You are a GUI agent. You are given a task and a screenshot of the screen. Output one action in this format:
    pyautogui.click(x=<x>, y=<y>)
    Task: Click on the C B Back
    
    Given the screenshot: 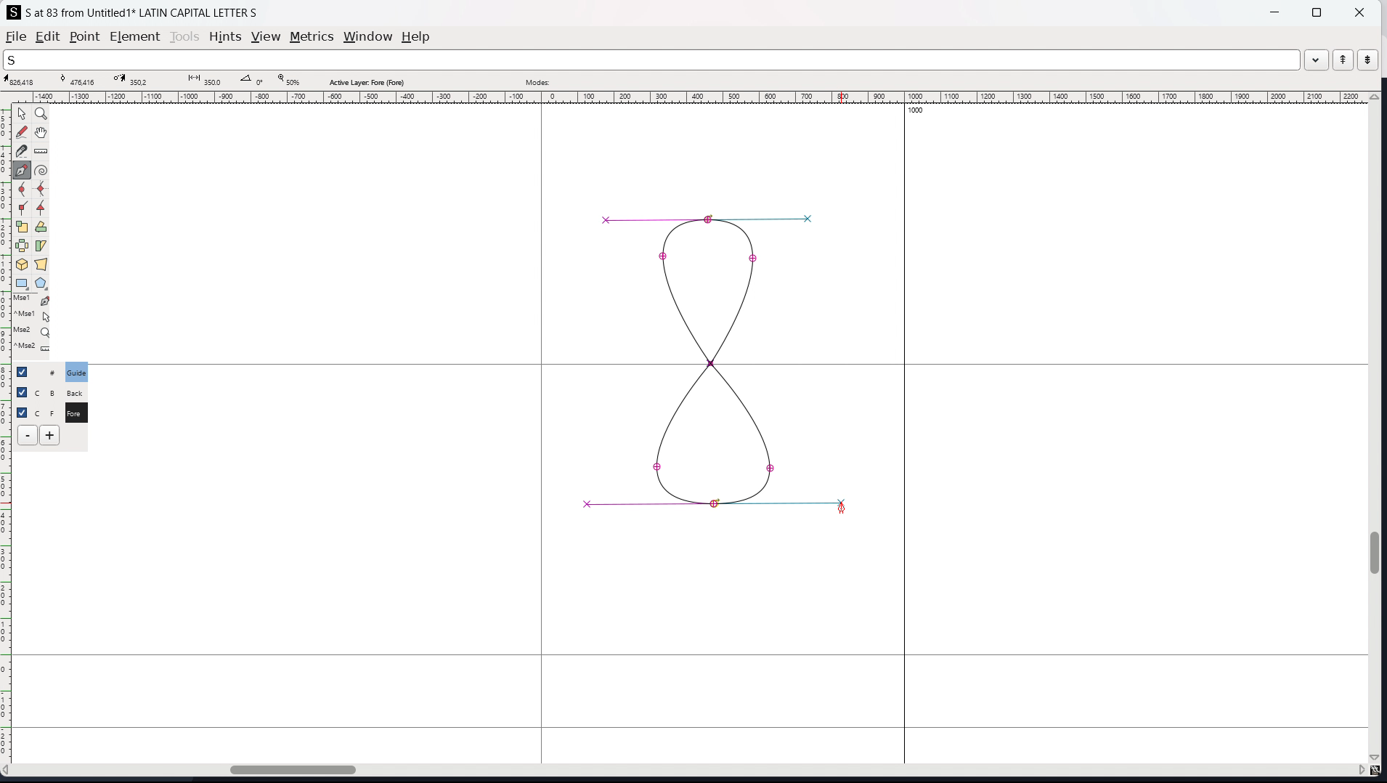 What is the action you would take?
    pyautogui.click(x=74, y=391)
    